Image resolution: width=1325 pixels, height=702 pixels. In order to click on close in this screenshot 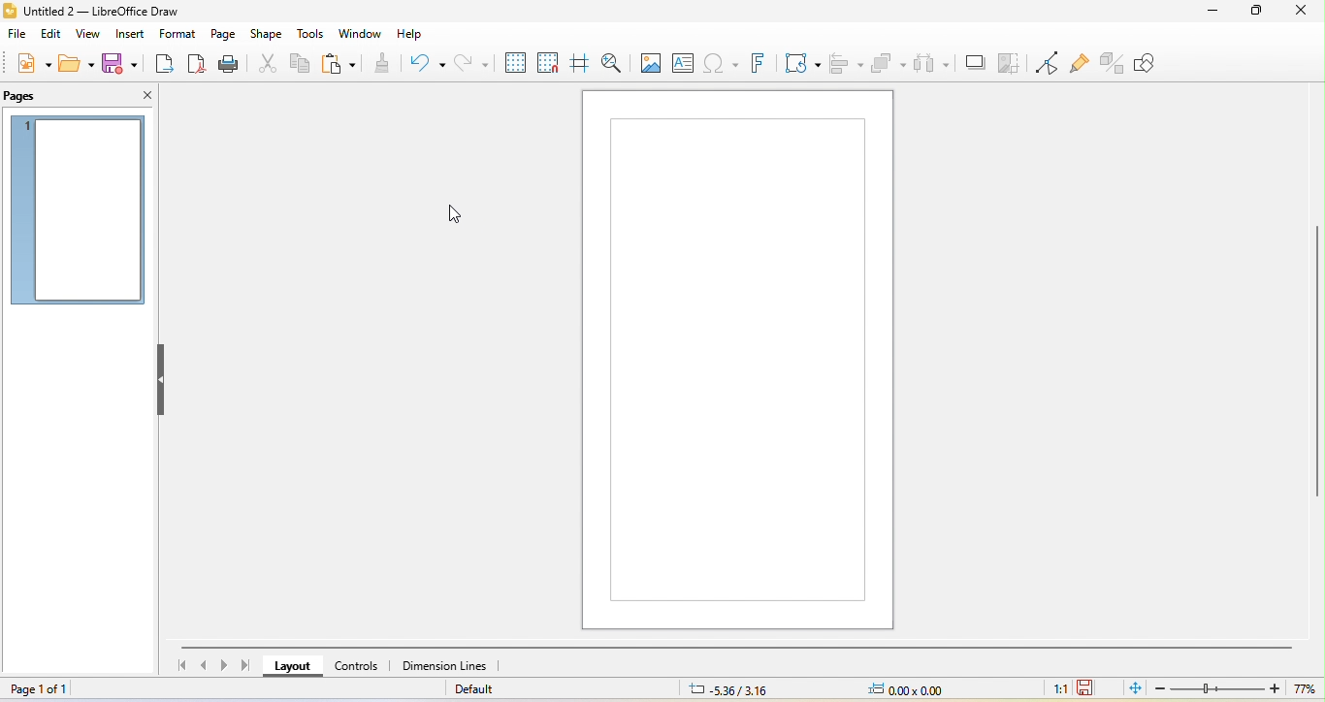, I will do `click(140, 95)`.